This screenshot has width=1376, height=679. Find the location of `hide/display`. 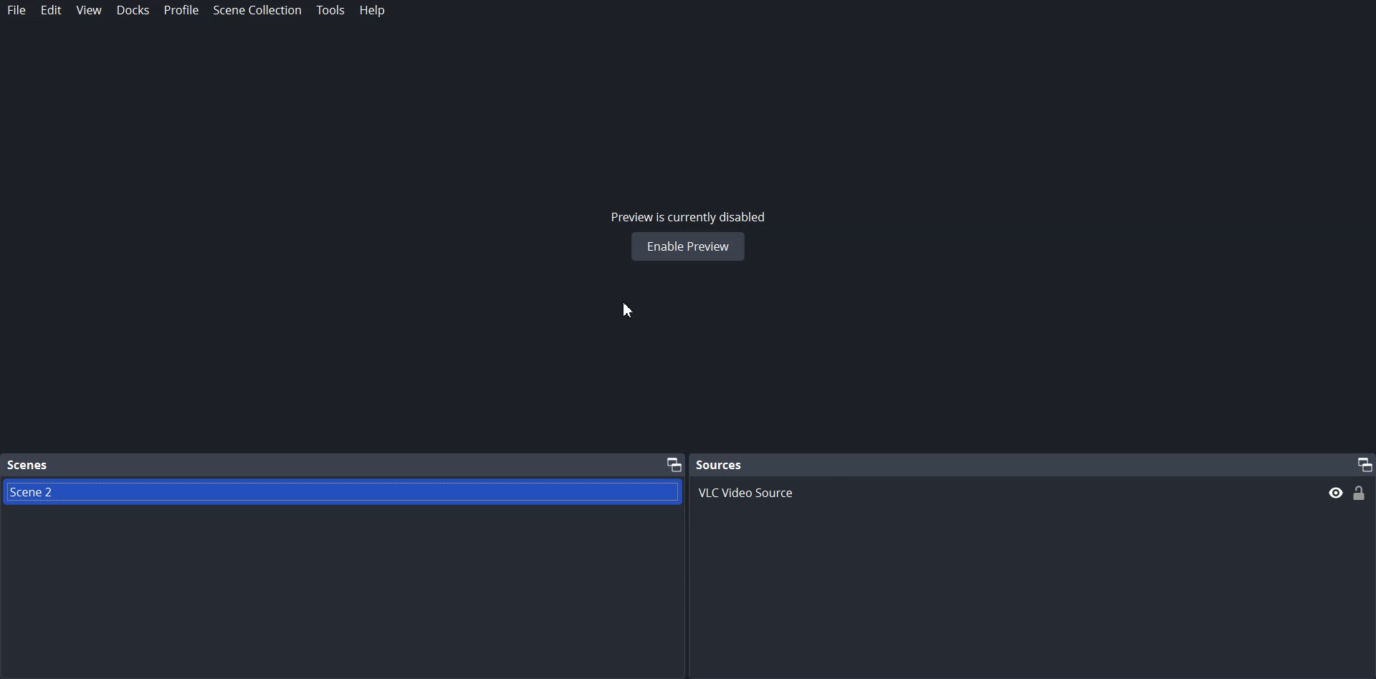

hide/display is located at coordinates (1335, 493).